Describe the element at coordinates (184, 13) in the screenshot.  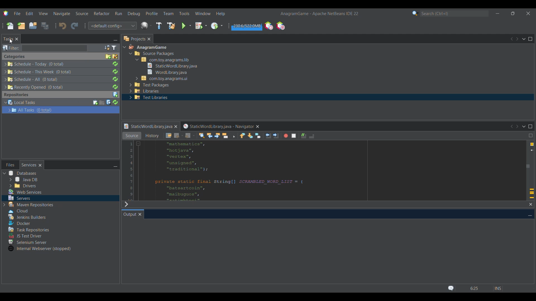
I see `Tools menu` at that location.